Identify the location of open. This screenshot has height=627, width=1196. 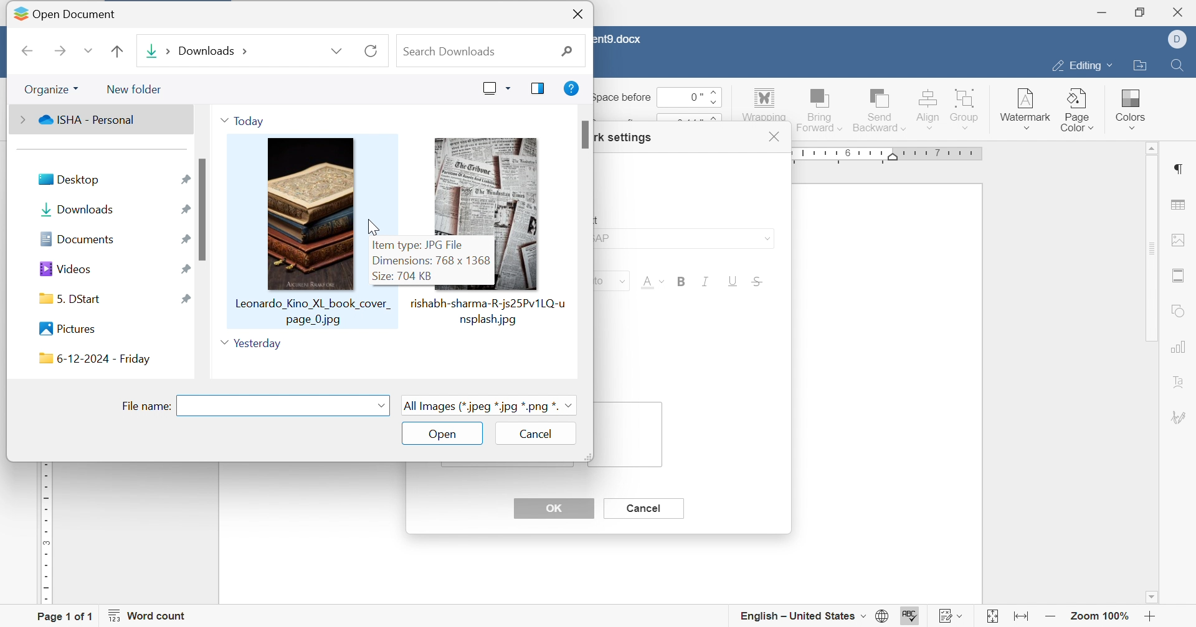
(442, 434).